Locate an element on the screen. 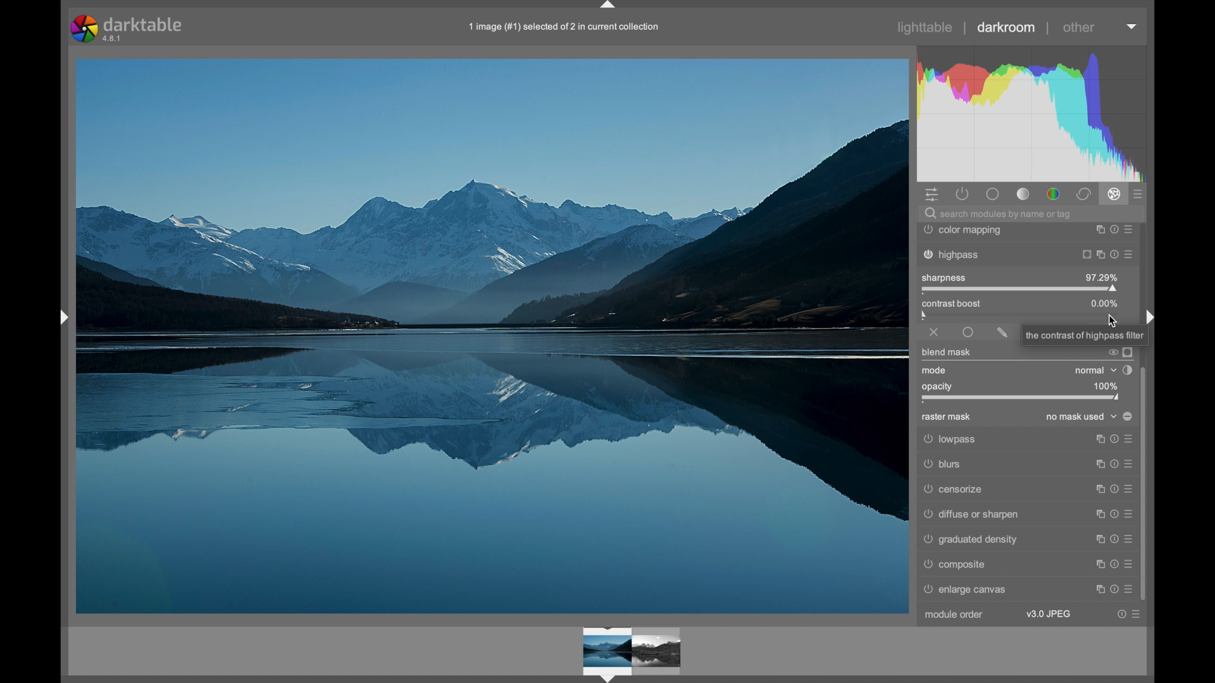 The height and width of the screenshot is (683, 1215).  is located at coordinates (1085, 335).